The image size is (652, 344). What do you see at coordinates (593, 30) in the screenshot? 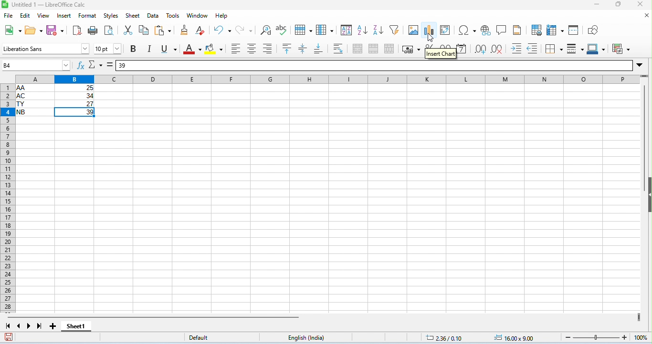
I see `show draw functions` at bounding box center [593, 30].